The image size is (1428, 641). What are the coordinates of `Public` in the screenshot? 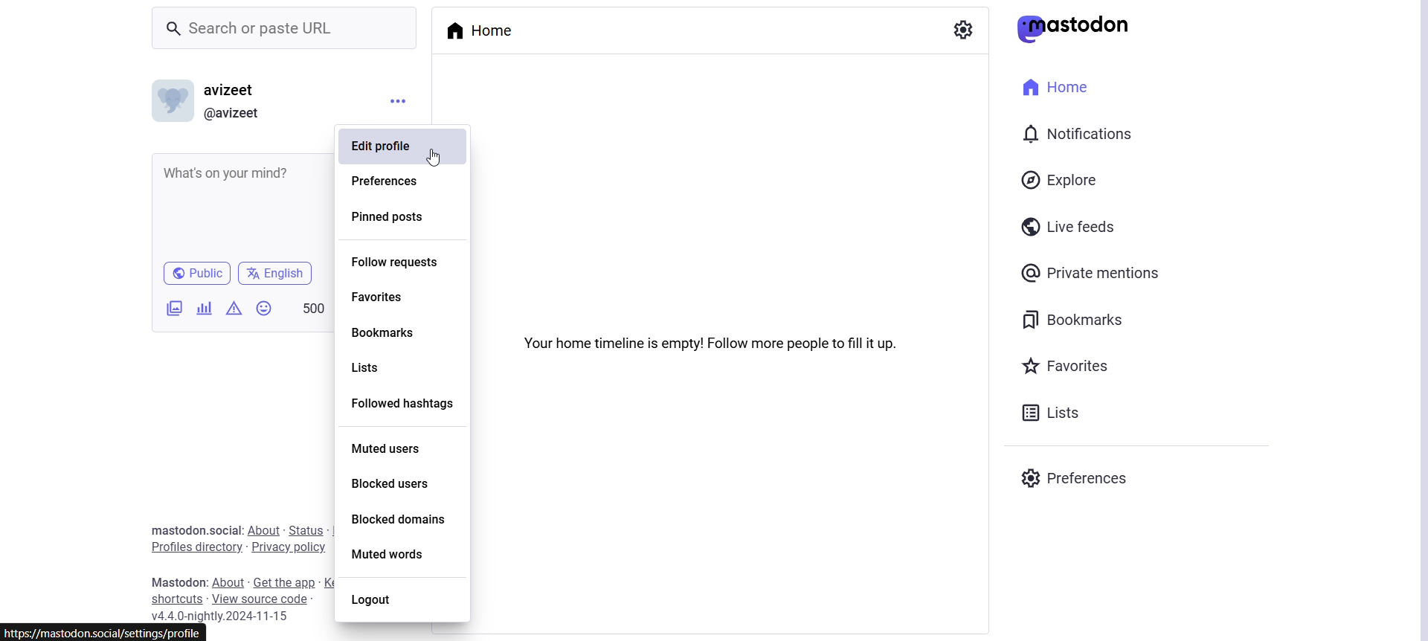 It's located at (197, 273).